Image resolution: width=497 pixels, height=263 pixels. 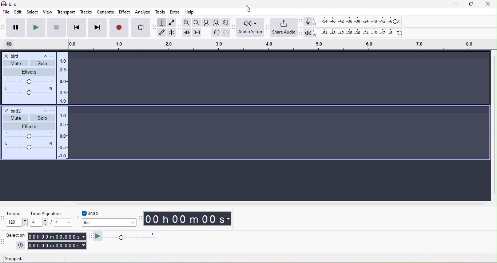 I want to click on effects, so click(x=29, y=71).